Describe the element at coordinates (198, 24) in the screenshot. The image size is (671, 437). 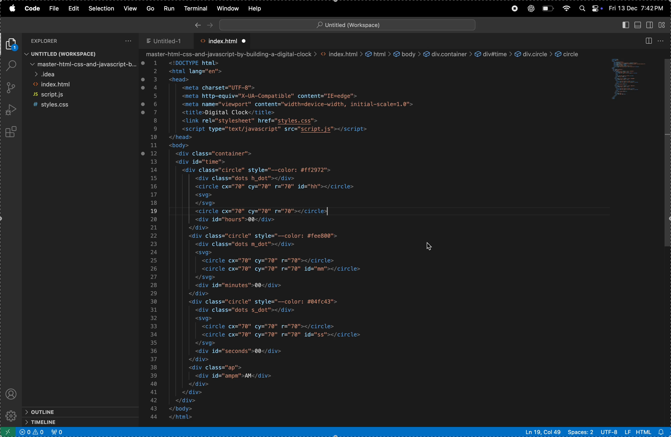
I see `back ward` at that location.